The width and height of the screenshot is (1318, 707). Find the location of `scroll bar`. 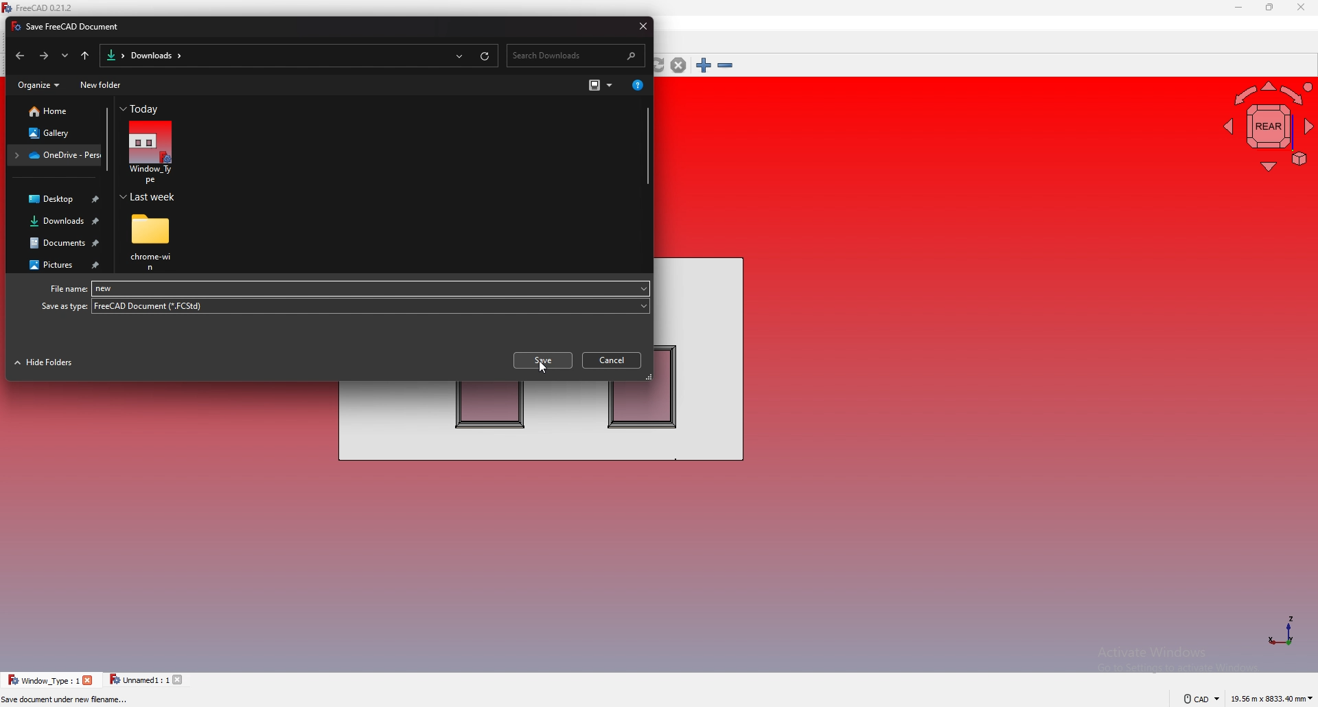

scroll bar is located at coordinates (646, 146).